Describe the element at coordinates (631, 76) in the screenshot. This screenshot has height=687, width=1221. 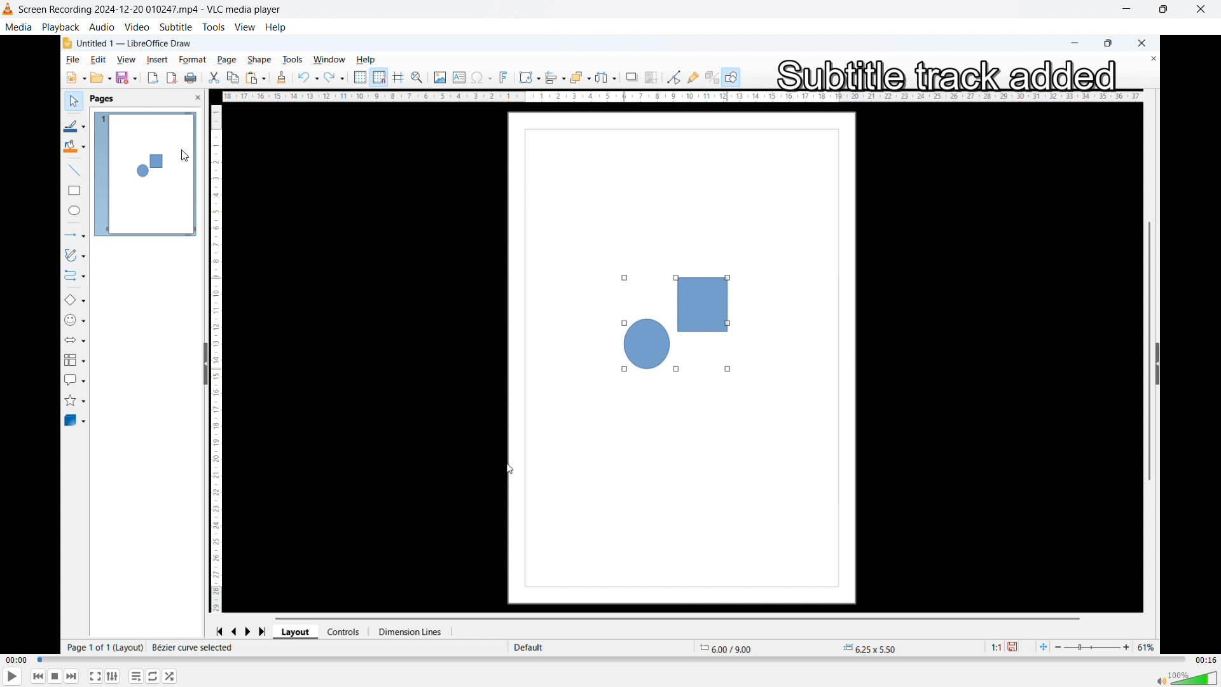
I see `shadow` at that location.